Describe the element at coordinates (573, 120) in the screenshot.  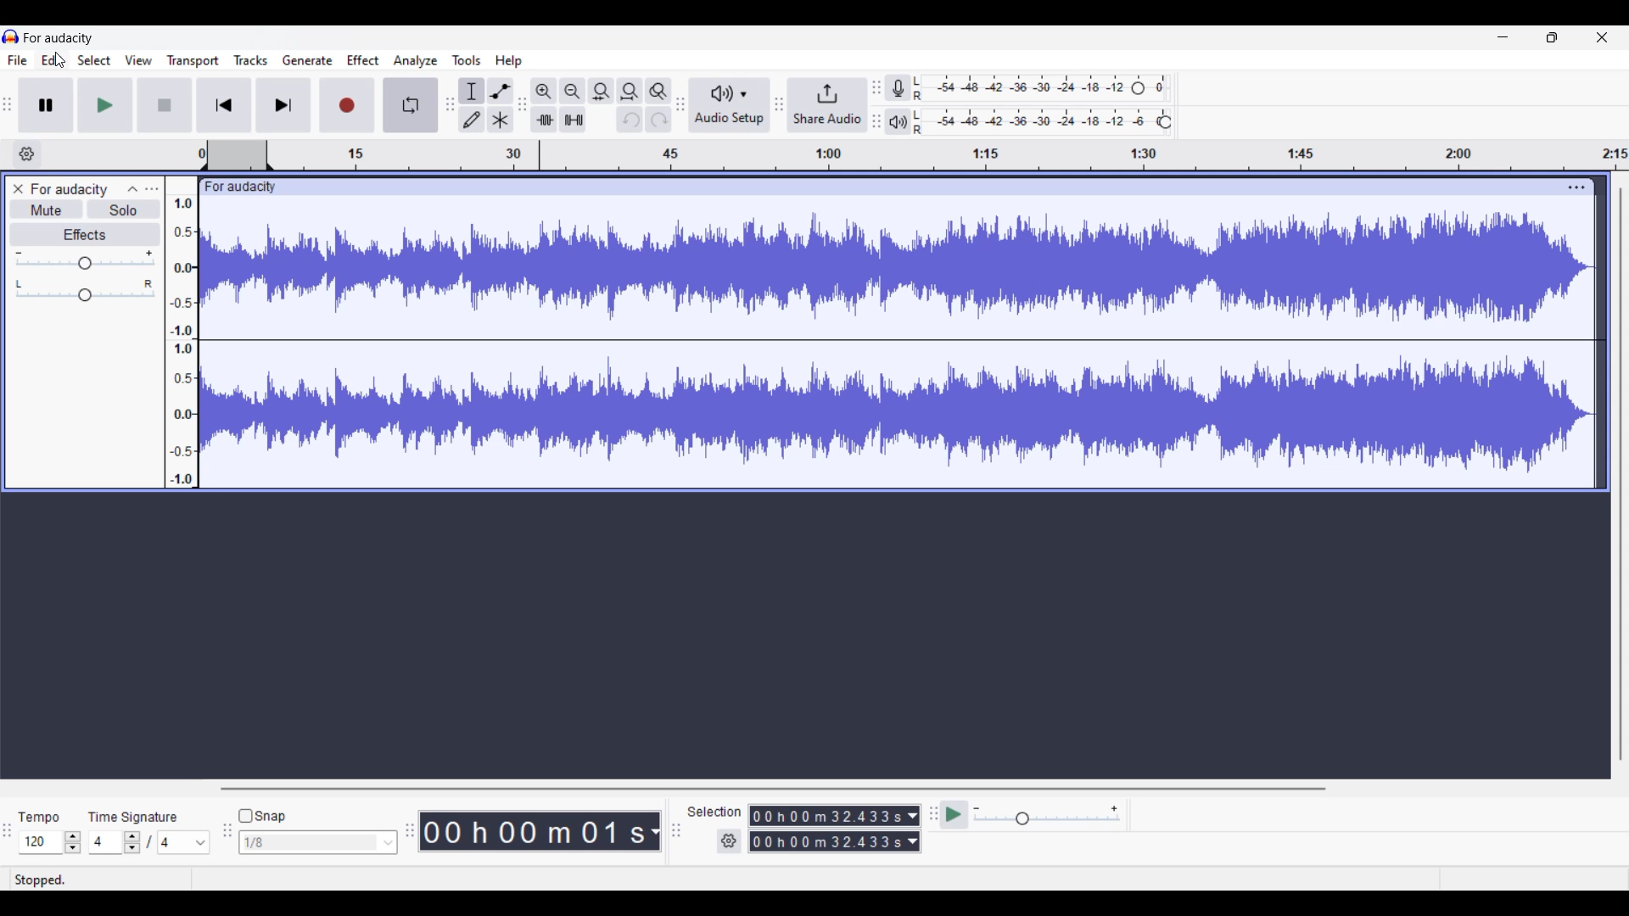
I see `Silence audio selection` at that location.